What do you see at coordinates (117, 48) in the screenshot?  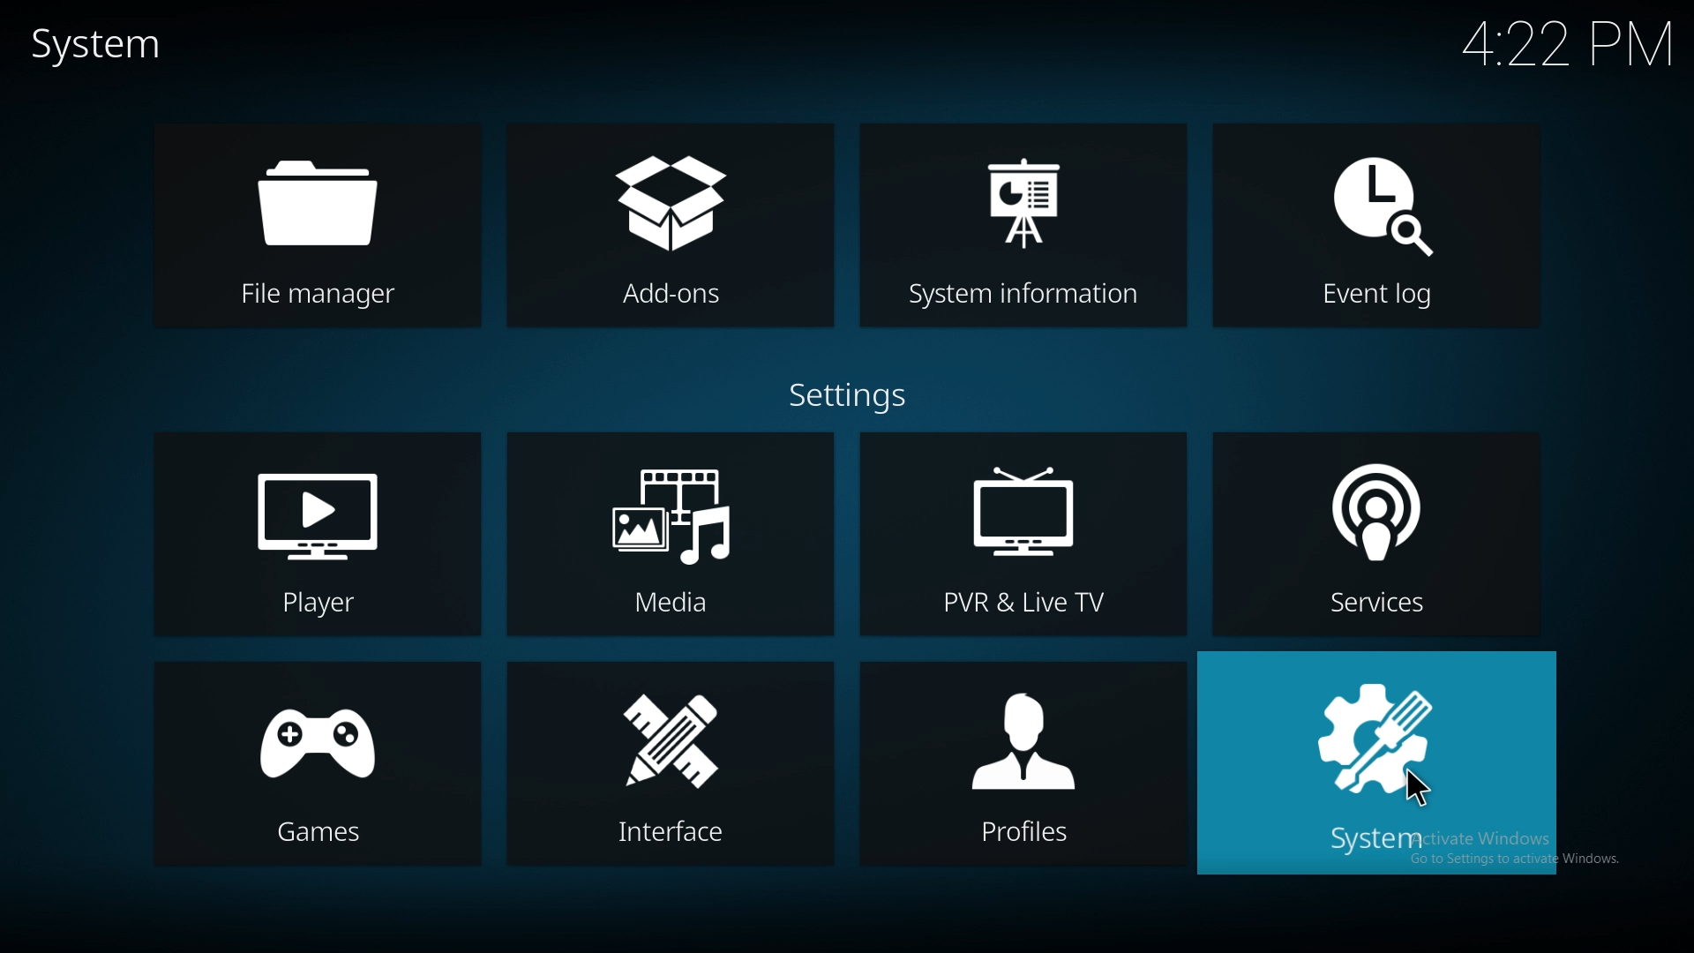 I see `system` at bounding box center [117, 48].